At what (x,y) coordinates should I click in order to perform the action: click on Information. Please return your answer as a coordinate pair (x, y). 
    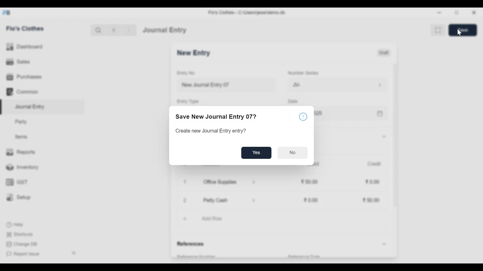
    Looking at the image, I should click on (303, 118).